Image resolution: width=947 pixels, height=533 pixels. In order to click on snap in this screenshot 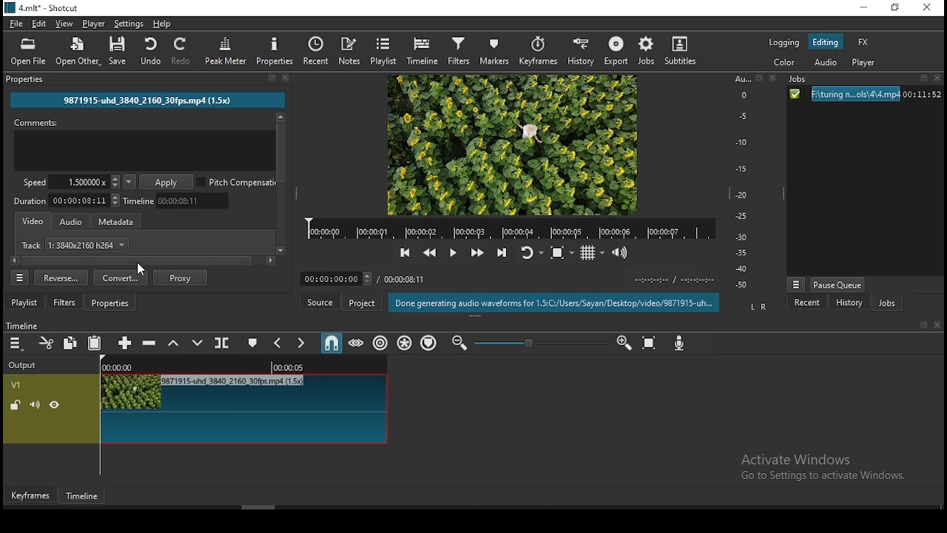, I will do `click(329, 344)`.